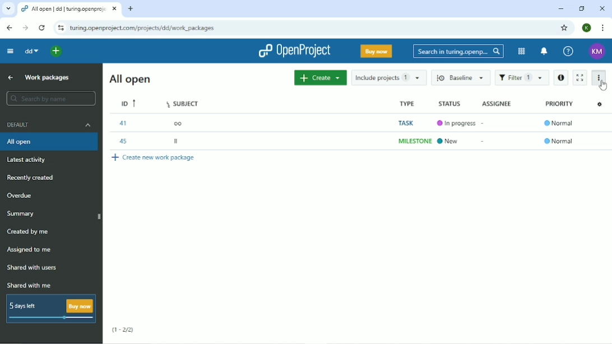 The height and width of the screenshot is (344, 612). Describe the element at coordinates (602, 28) in the screenshot. I see `Customize and control google chrome` at that location.